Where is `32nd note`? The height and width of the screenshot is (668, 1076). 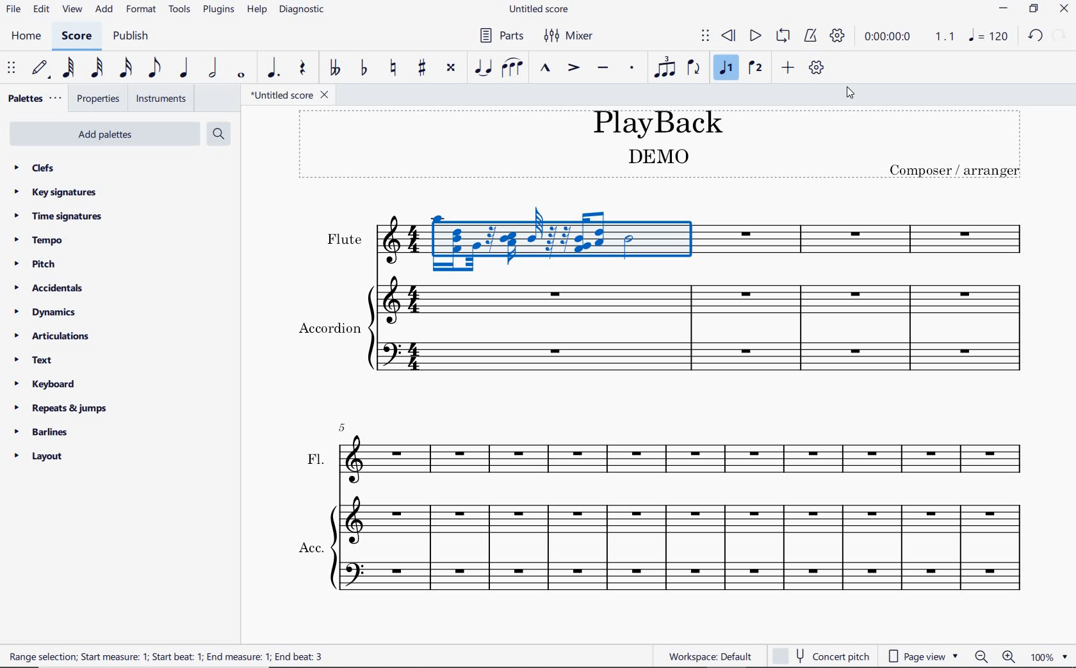 32nd note is located at coordinates (99, 69).